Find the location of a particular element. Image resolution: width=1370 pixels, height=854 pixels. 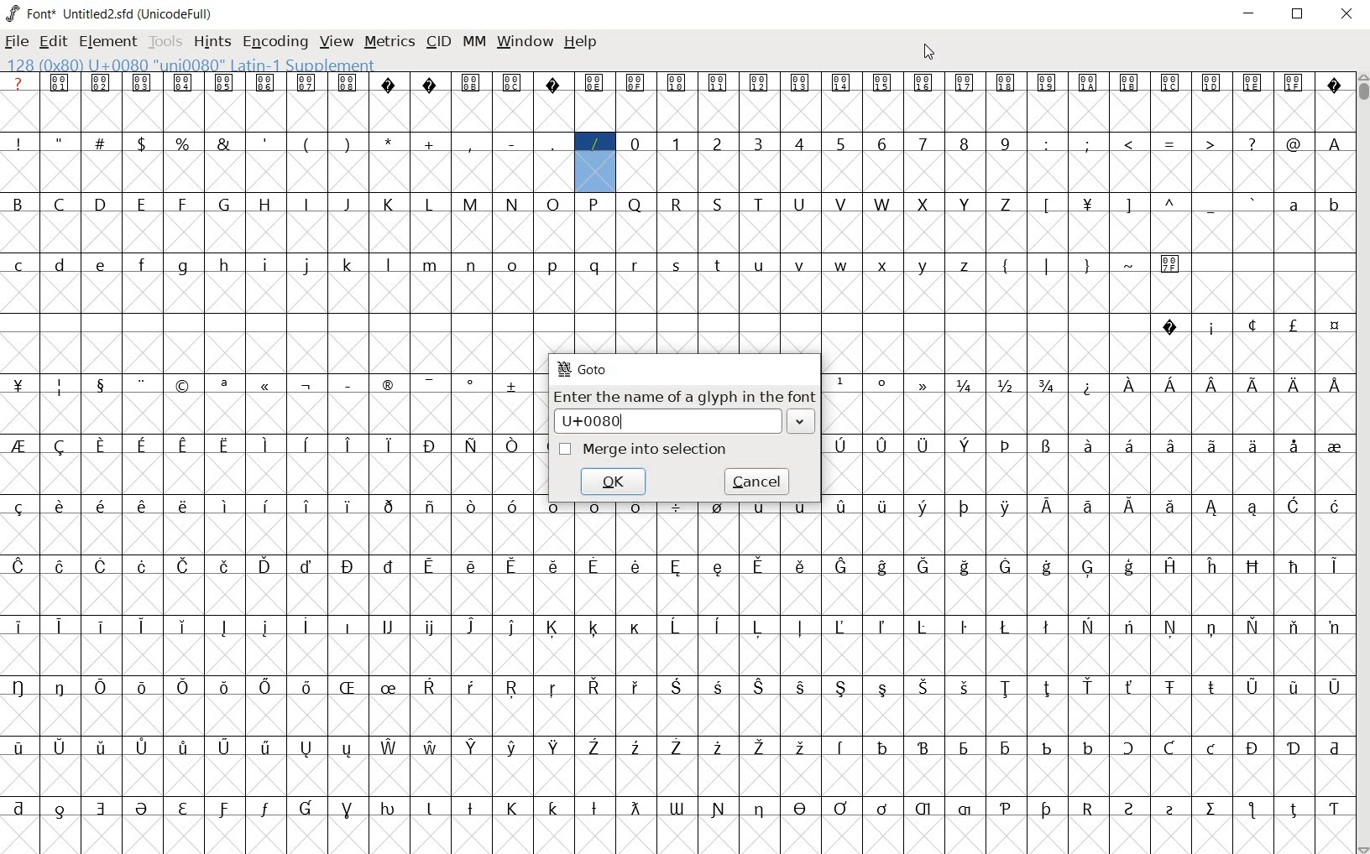

glyph is located at coordinates (470, 808).